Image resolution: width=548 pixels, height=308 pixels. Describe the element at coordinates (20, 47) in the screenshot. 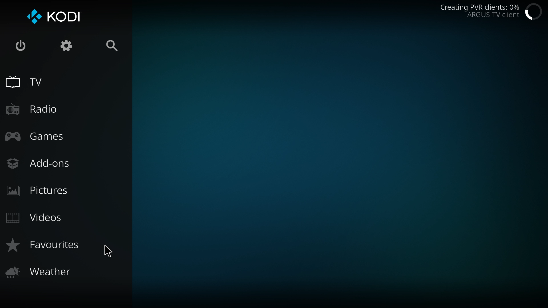

I see `exit` at that location.